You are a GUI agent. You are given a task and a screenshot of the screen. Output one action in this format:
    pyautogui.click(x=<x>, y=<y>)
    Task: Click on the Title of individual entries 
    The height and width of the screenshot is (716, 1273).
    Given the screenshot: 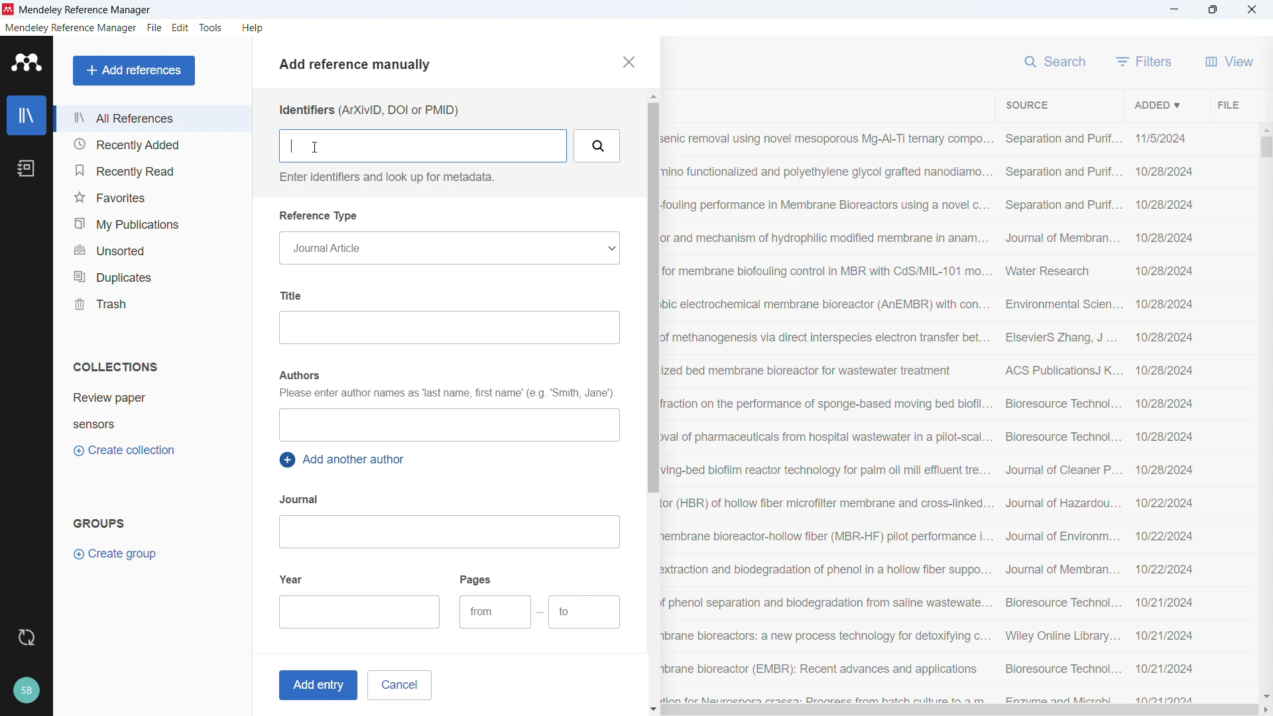 What is the action you would take?
    pyautogui.click(x=827, y=415)
    